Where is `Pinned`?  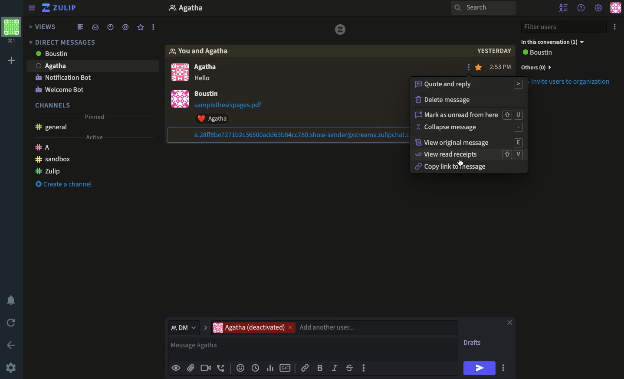
Pinned is located at coordinates (97, 117).